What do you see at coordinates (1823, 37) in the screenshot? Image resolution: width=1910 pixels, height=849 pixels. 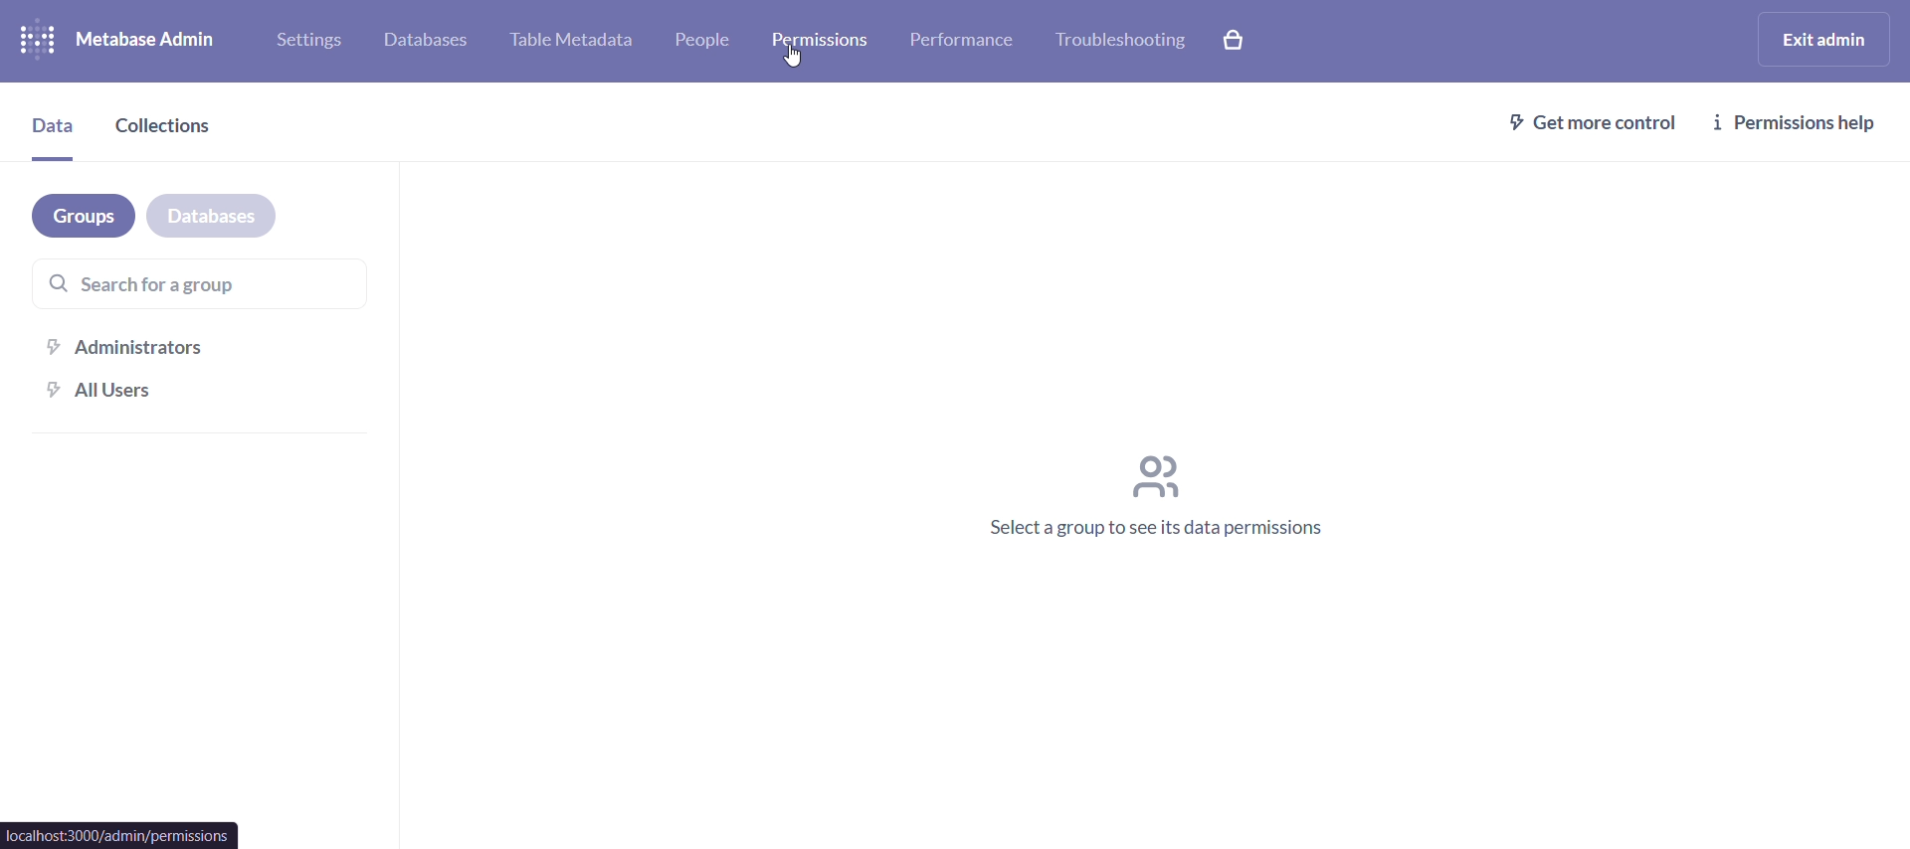 I see `exit admin` at bounding box center [1823, 37].